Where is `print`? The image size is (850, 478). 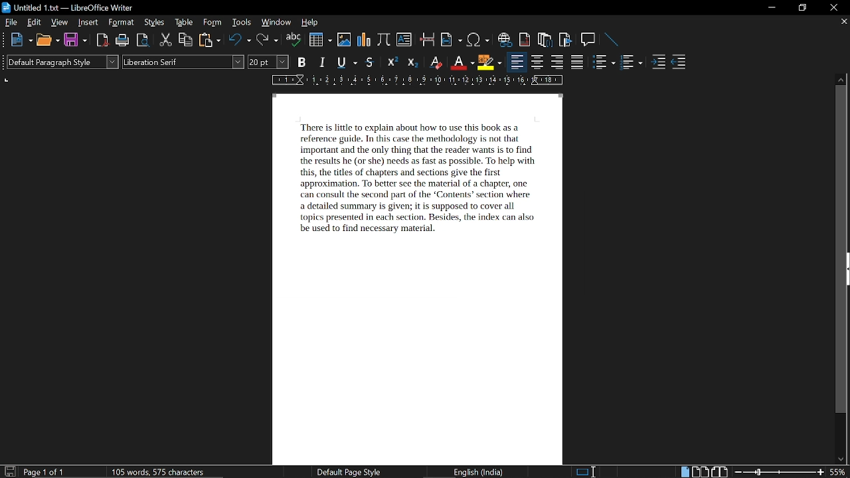
print is located at coordinates (123, 40).